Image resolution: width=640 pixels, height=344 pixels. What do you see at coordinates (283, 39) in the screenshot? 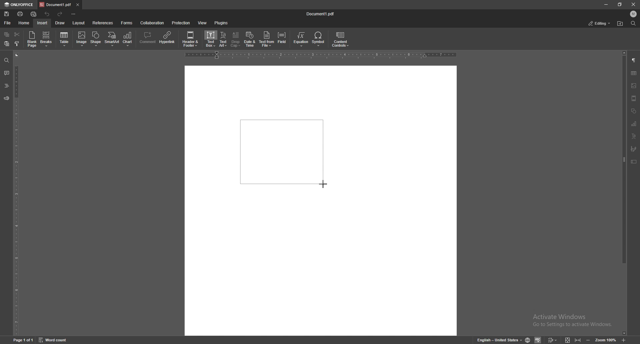
I see `field` at bounding box center [283, 39].